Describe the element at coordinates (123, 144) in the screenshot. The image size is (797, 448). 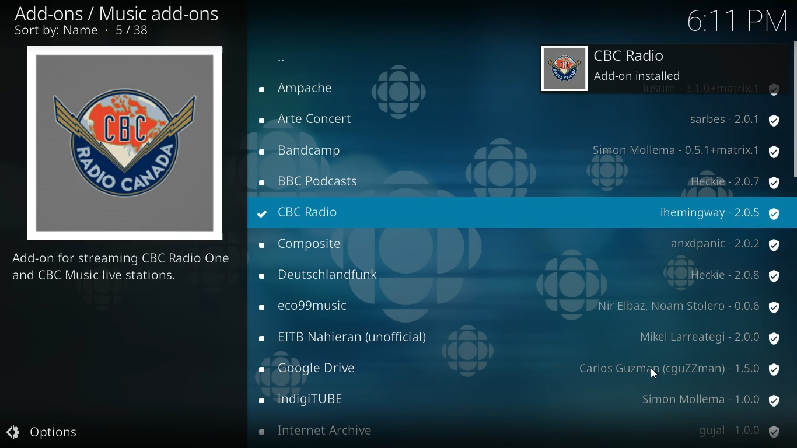
I see `radio logo` at that location.